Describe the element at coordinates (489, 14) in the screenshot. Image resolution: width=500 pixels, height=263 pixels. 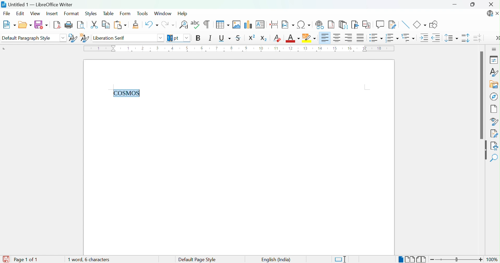
I see `LibreOffice Update Available` at that location.